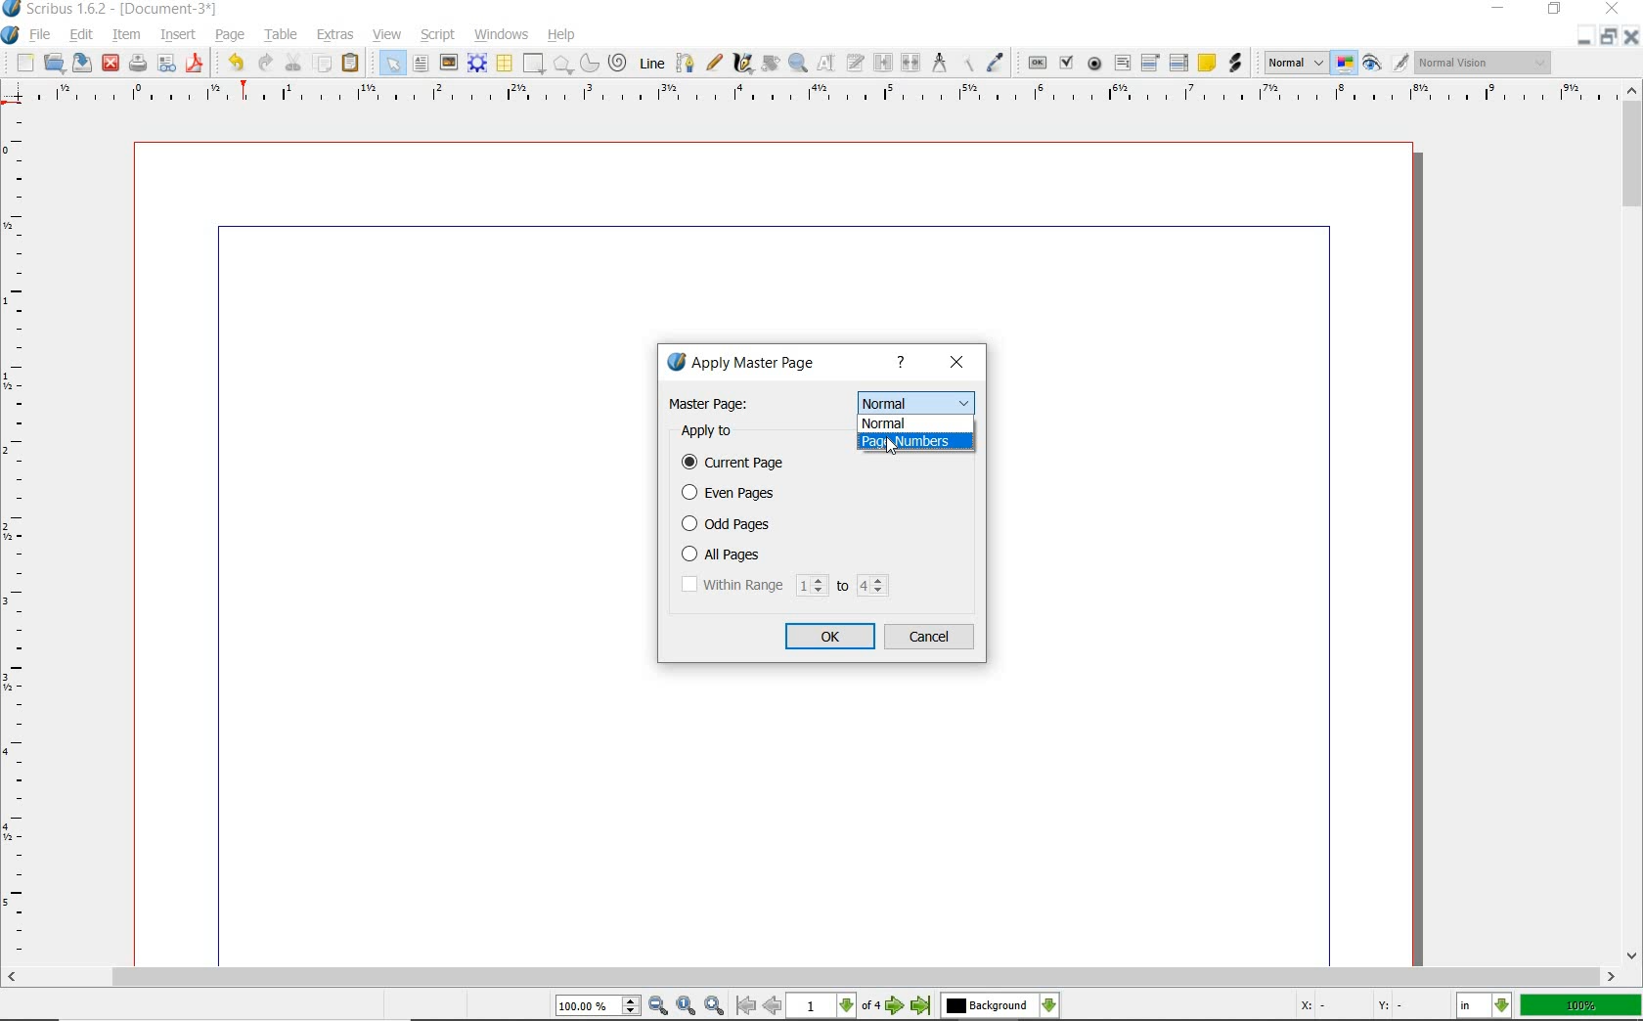 This screenshot has height=1021, width=1643. Describe the element at coordinates (657, 1005) in the screenshot. I see `Zoom Out` at that location.